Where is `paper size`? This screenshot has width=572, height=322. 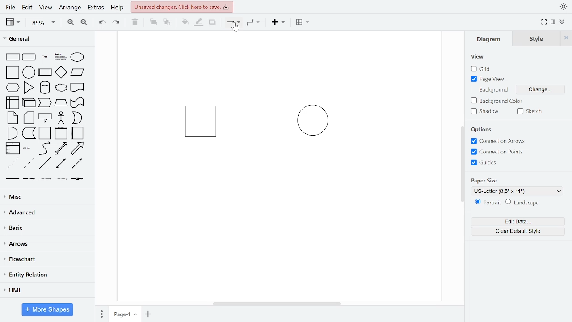
paper size is located at coordinates (485, 180).